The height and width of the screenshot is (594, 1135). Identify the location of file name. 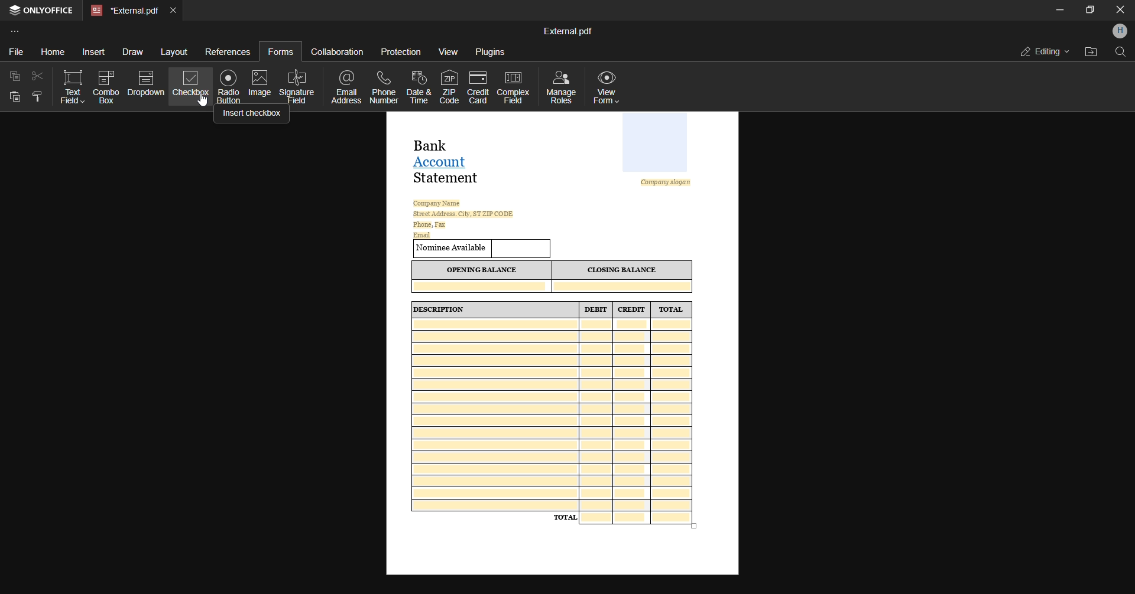
(567, 30).